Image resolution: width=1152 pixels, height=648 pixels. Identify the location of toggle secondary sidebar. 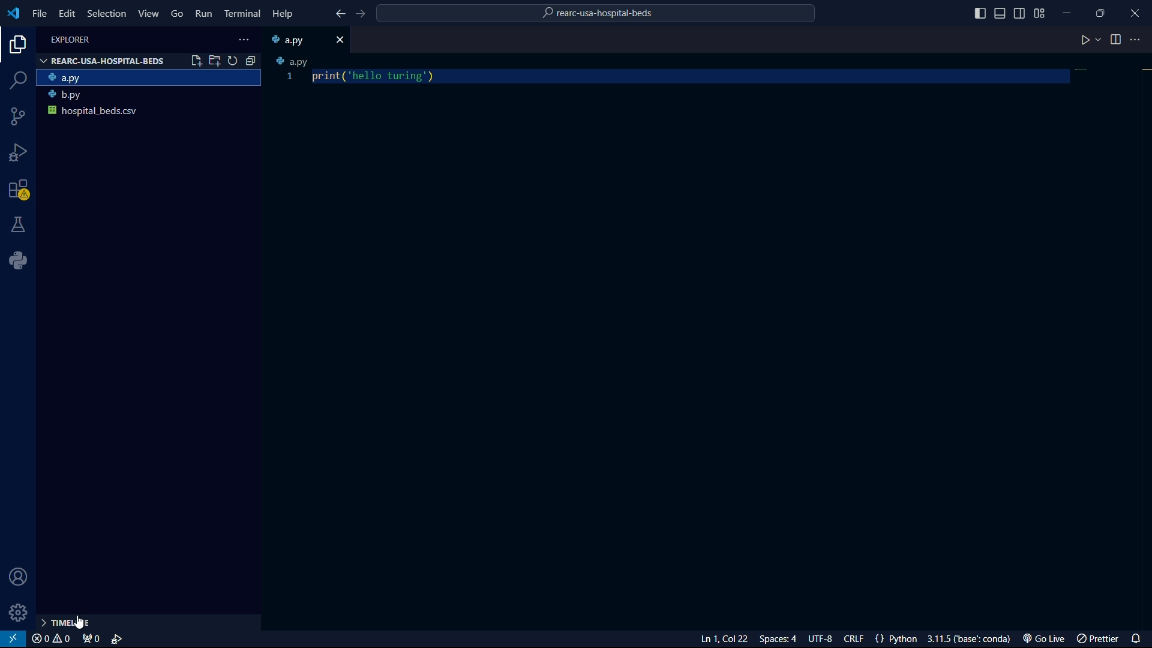
(1020, 13).